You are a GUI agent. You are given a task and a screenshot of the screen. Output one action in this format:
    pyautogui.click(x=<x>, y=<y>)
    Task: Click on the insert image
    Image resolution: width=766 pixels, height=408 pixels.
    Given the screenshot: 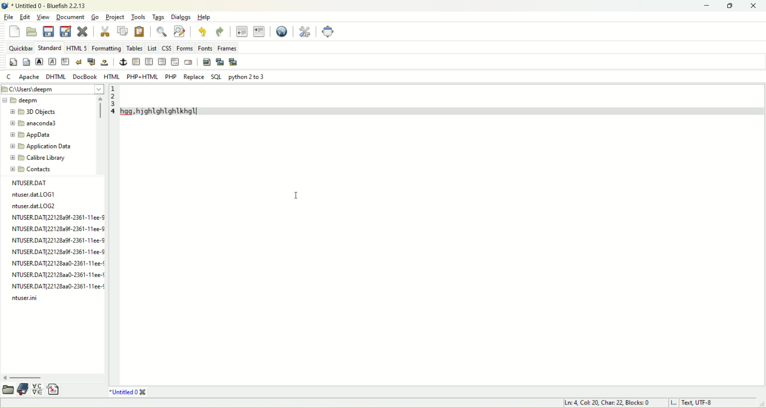 What is the action you would take?
    pyautogui.click(x=207, y=62)
    